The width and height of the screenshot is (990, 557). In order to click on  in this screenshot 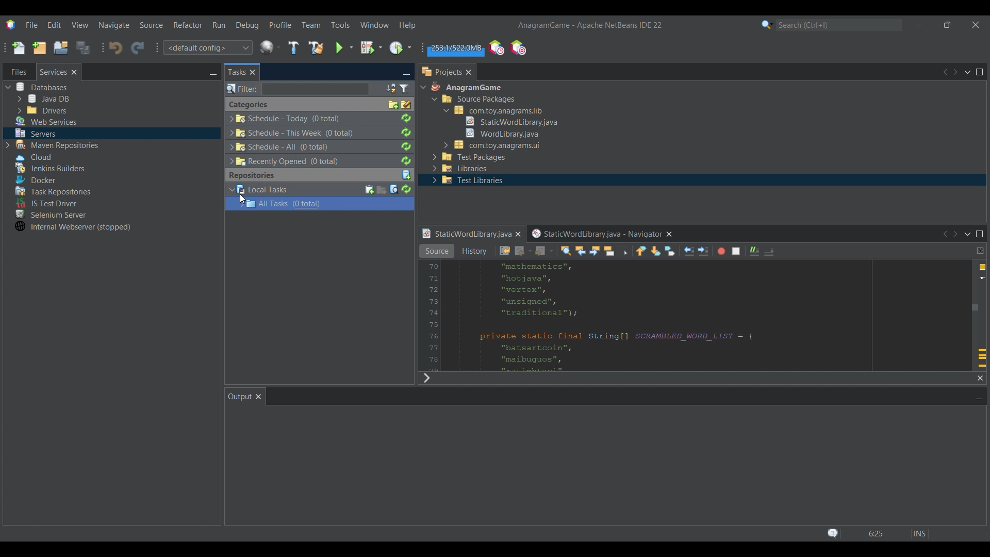, I will do `click(502, 109)`.